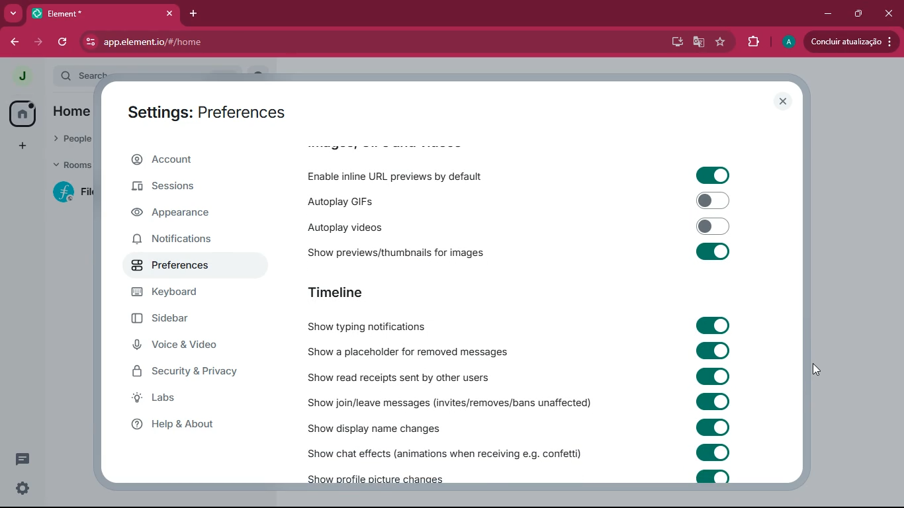 The image size is (904, 508). Describe the element at coordinates (179, 265) in the screenshot. I see `preferences` at that location.